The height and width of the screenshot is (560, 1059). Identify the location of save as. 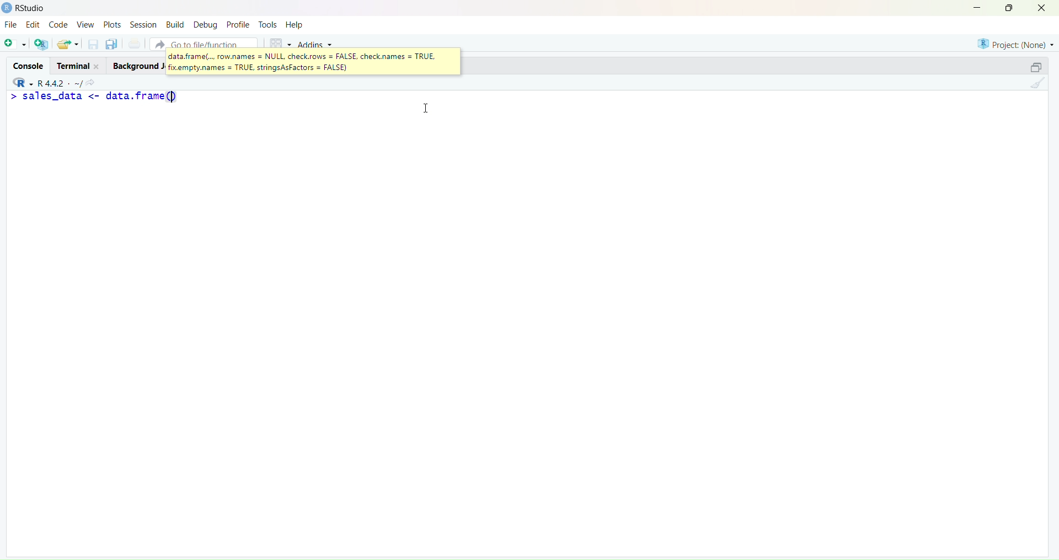
(111, 45).